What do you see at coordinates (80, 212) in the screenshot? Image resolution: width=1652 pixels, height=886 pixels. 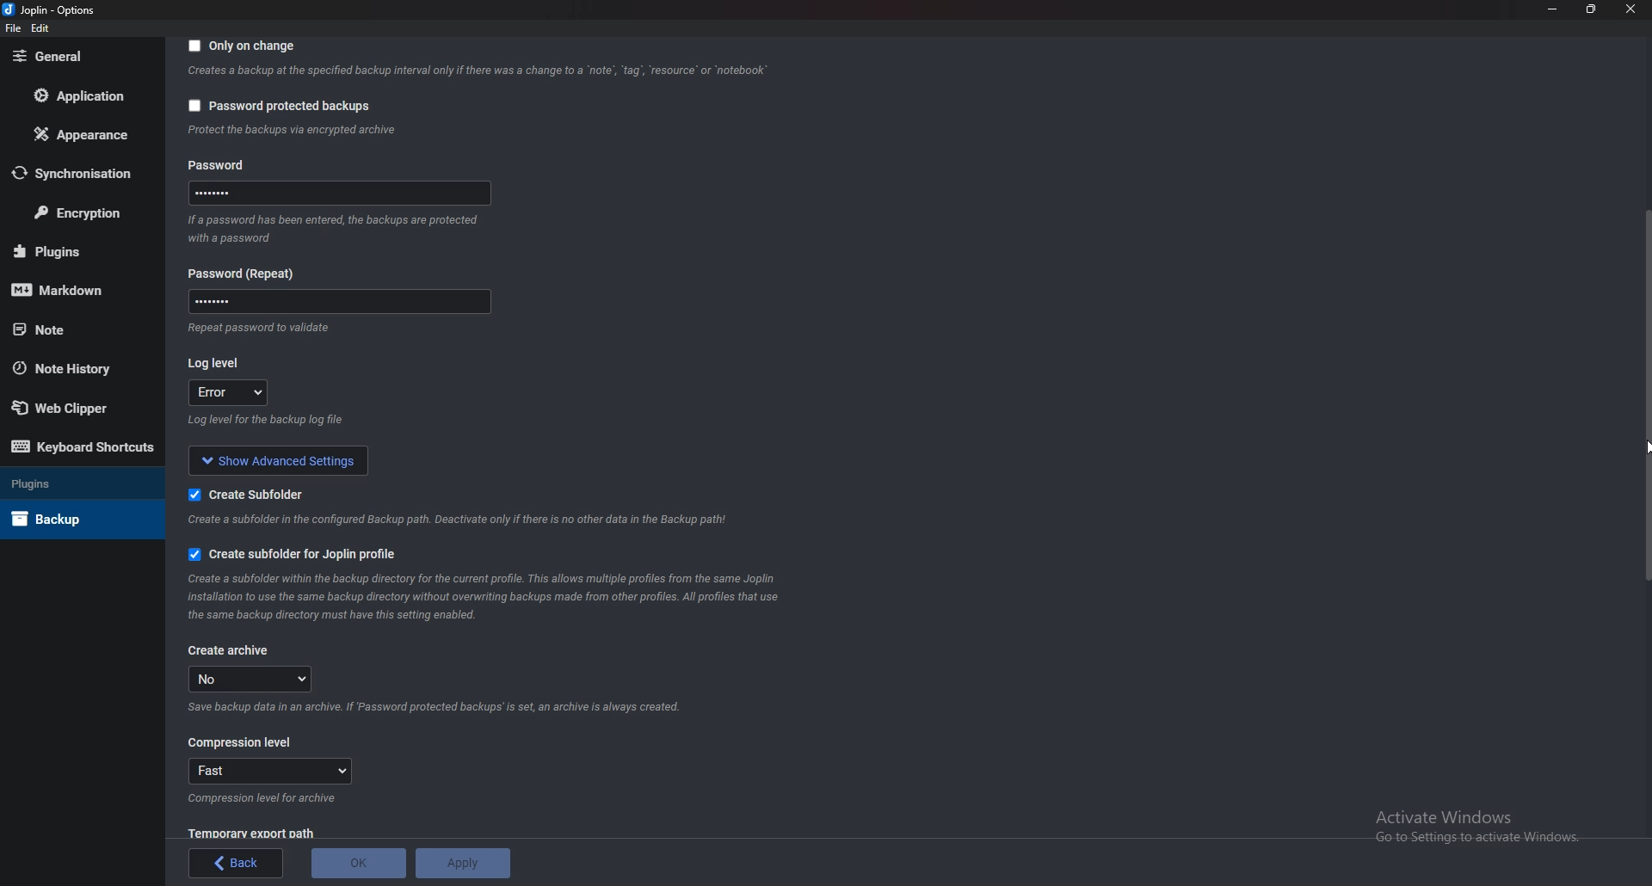 I see `Encryption` at bounding box center [80, 212].